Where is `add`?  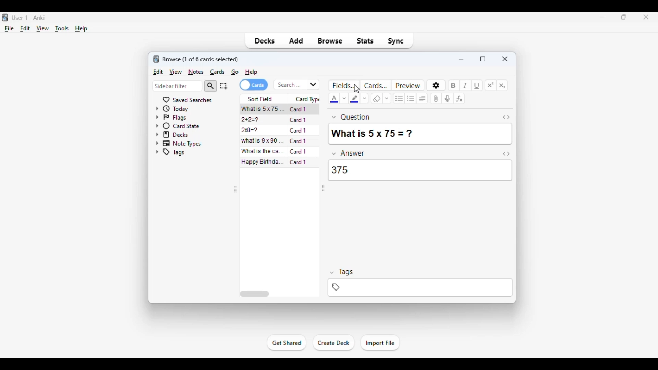 add is located at coordinates (296, 41).